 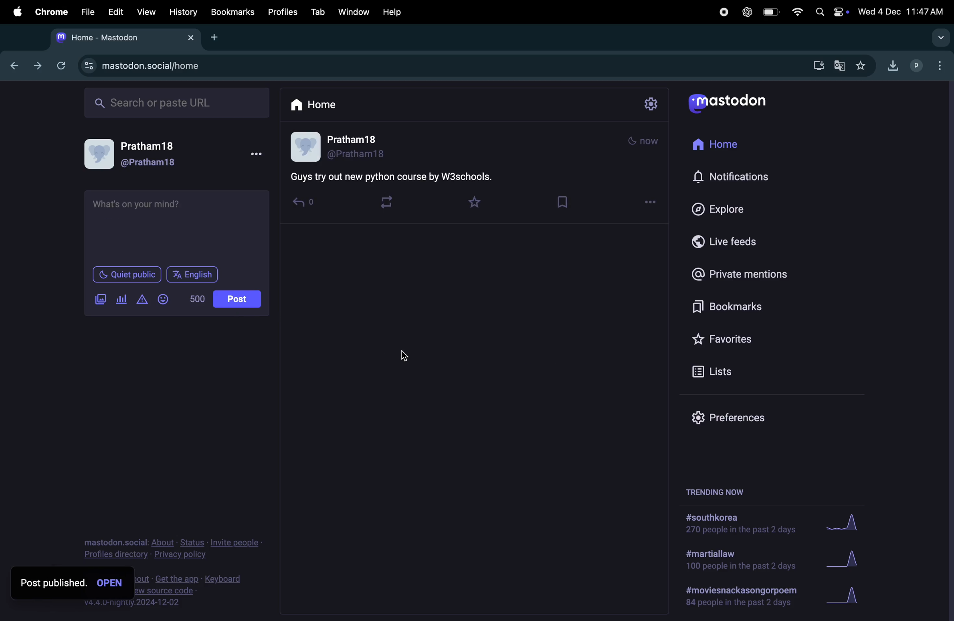 I want to click on profile chrome, so click(x=930, y=65).